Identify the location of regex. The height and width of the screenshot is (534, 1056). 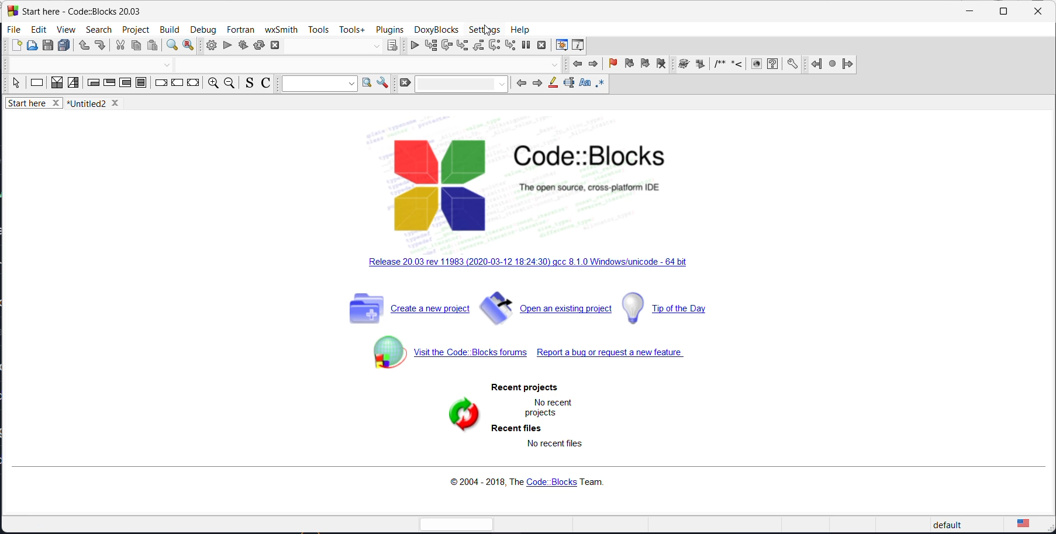
(601, 85).